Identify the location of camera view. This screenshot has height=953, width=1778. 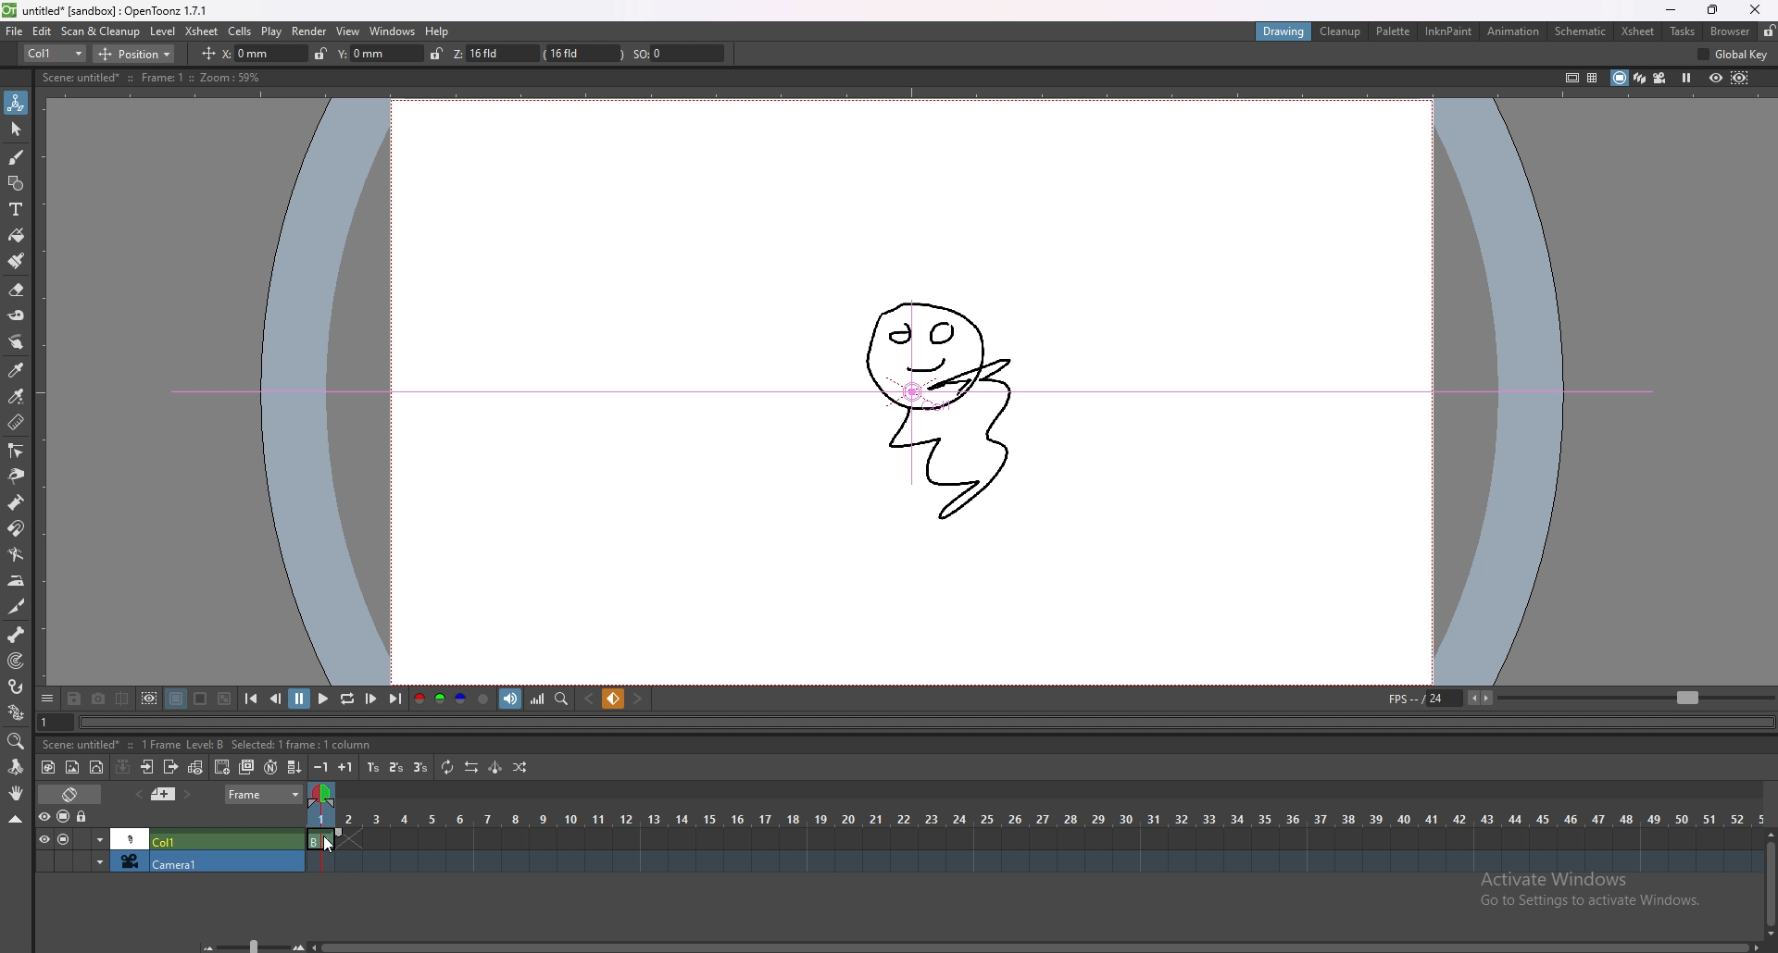
(1659, 77).